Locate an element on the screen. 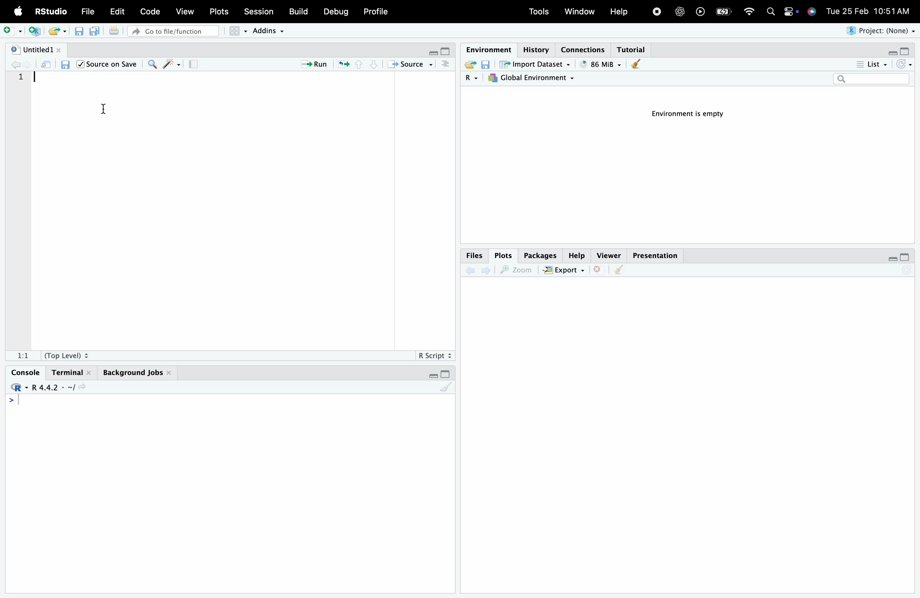 The image size is (920, 598). "| Untitled1 is located at coordinates (37, 50).